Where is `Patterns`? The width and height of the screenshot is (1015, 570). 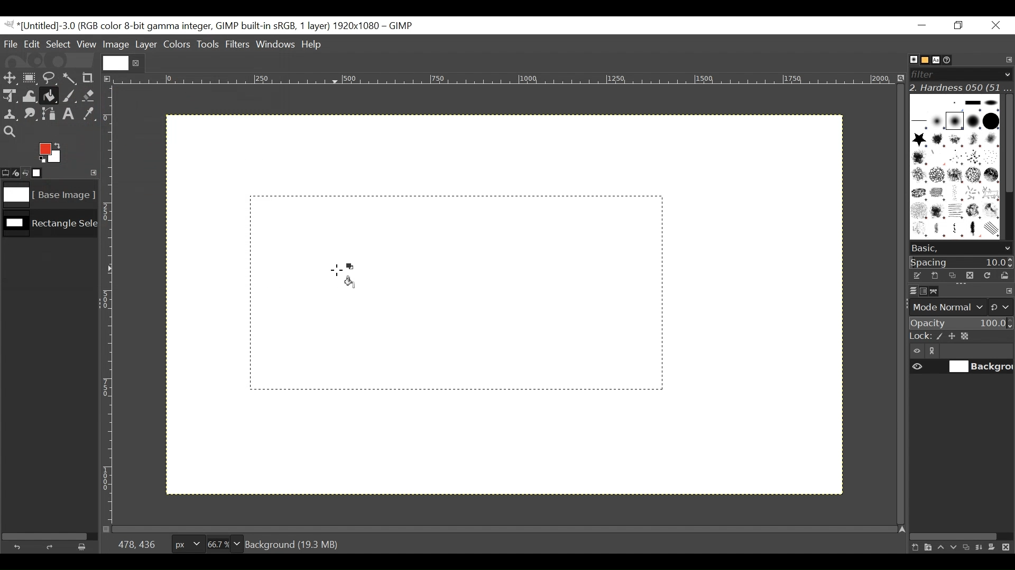
Patterns is located at coordinates (952, 169).